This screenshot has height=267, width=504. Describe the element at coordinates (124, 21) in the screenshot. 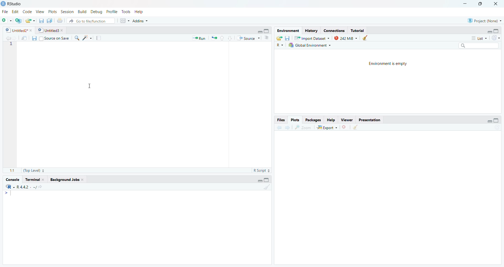

I see `works space panes` at that location.